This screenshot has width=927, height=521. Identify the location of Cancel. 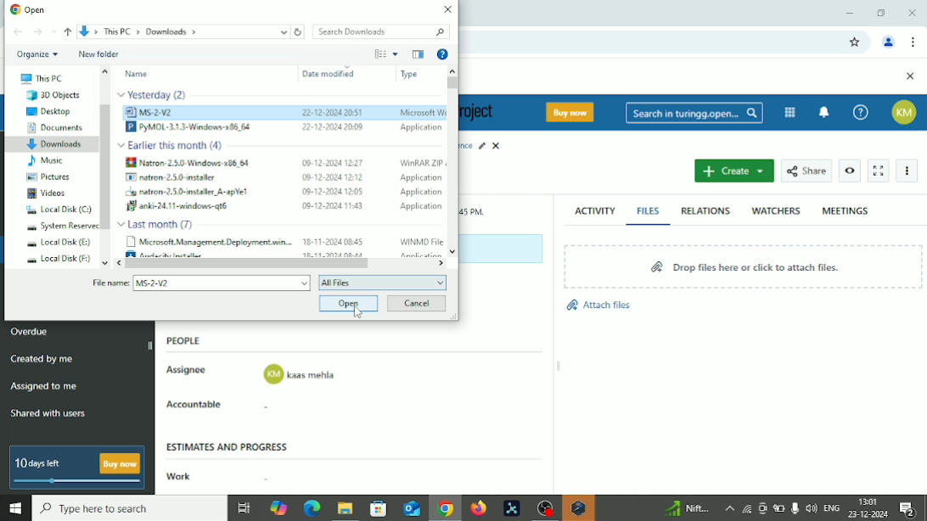
(418, 304).